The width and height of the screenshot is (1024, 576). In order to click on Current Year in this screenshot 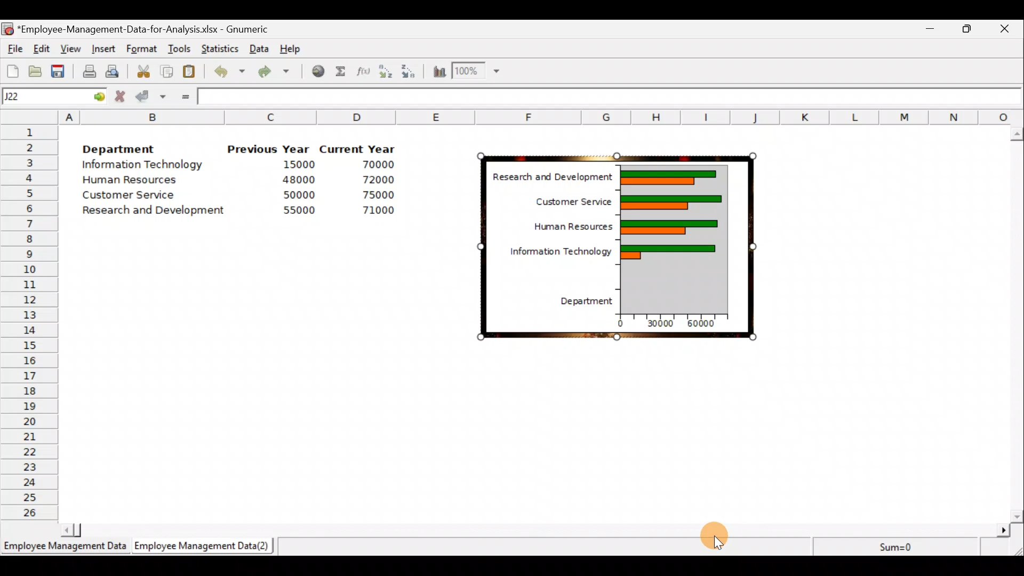, I will do `click(357, 147)`.